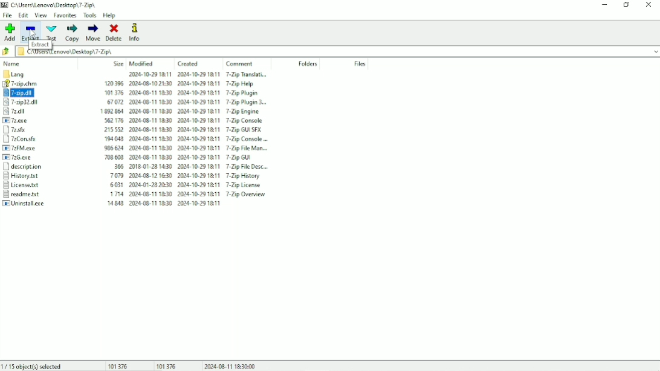 This screenshot has height=371, width=660. Describe the element at coordinates (33, 33) in the screenshot. I see `Cursor` at that location.